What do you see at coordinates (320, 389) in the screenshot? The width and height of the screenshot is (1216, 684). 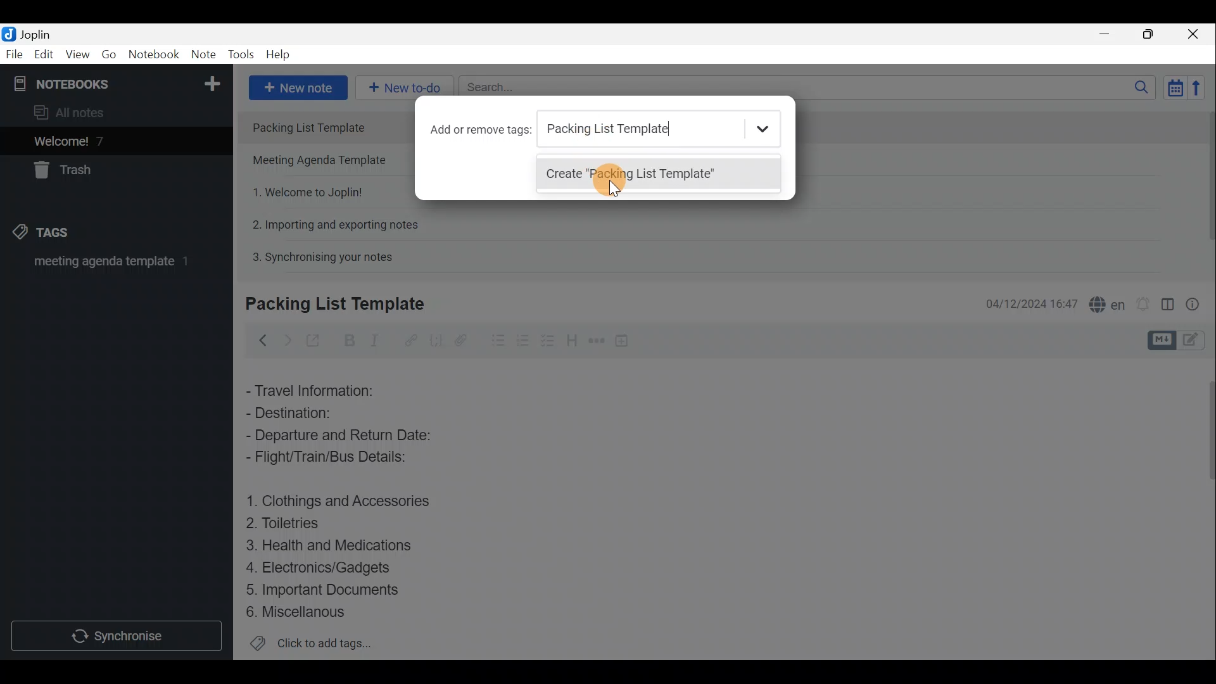 I see `Travel Information:` at bounding box center [320, 389].